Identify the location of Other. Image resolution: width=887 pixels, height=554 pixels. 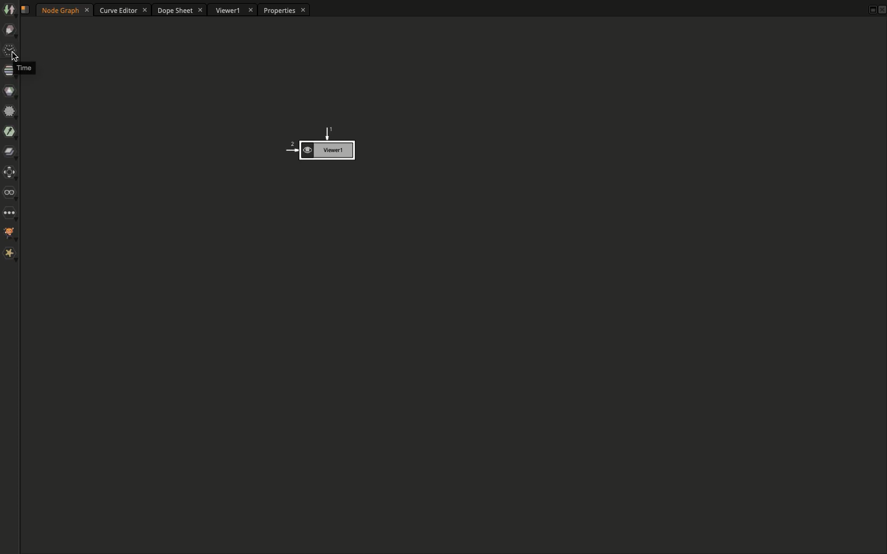
(10, 212).